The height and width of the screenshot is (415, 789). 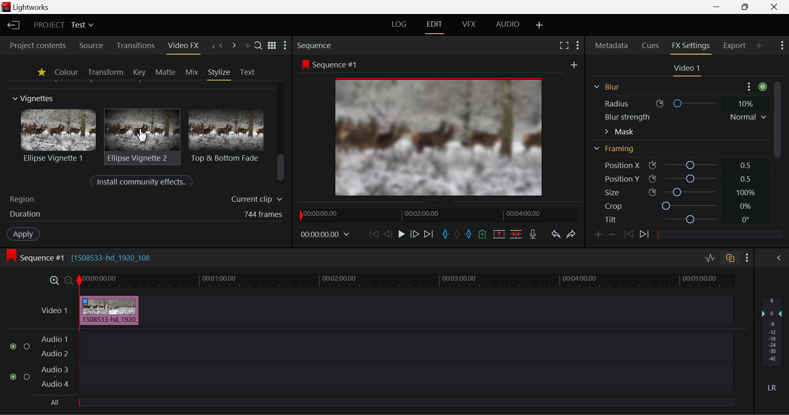 What do you see at coordinates (105, 72) in the screenshot?
I see `Transform` at bounding box center [105, 72].